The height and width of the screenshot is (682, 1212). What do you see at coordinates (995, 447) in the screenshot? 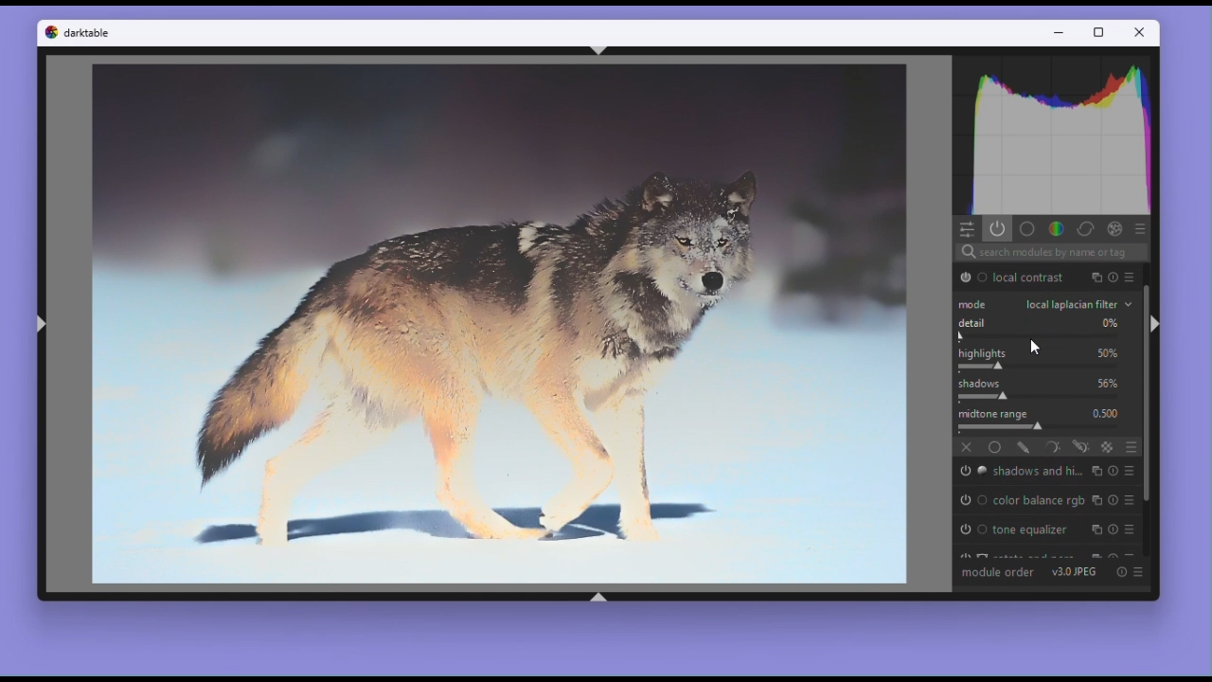
I see `Uniformly` at bounding box center [995, 447].